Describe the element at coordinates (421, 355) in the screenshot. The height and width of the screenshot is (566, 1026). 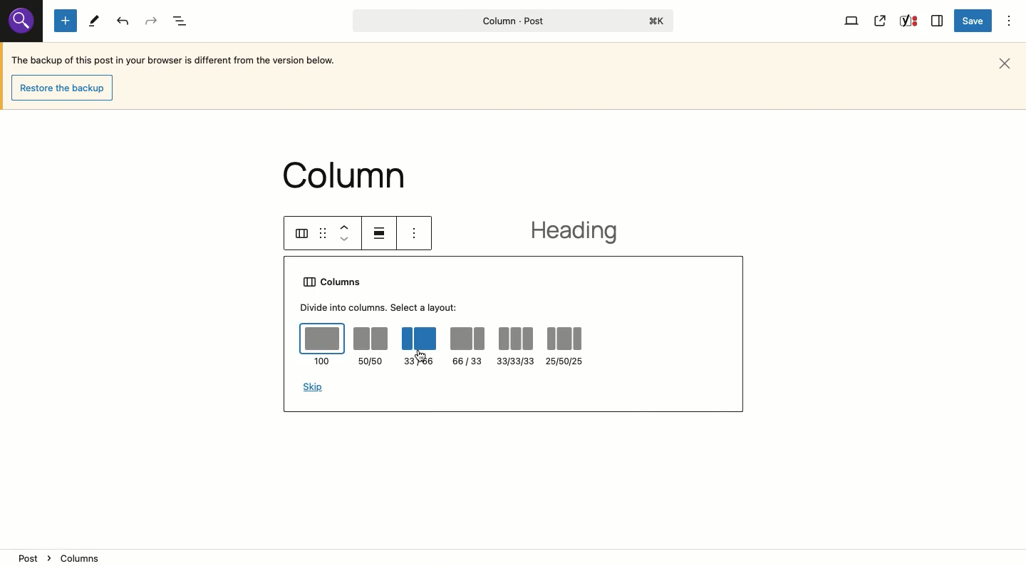
I see `cursor` at that location.